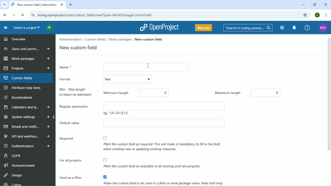 This screenshot has width=331, height=186. Describe the element at coordinates (81, 48) in the screenshot. I see `New custom field` at that location.